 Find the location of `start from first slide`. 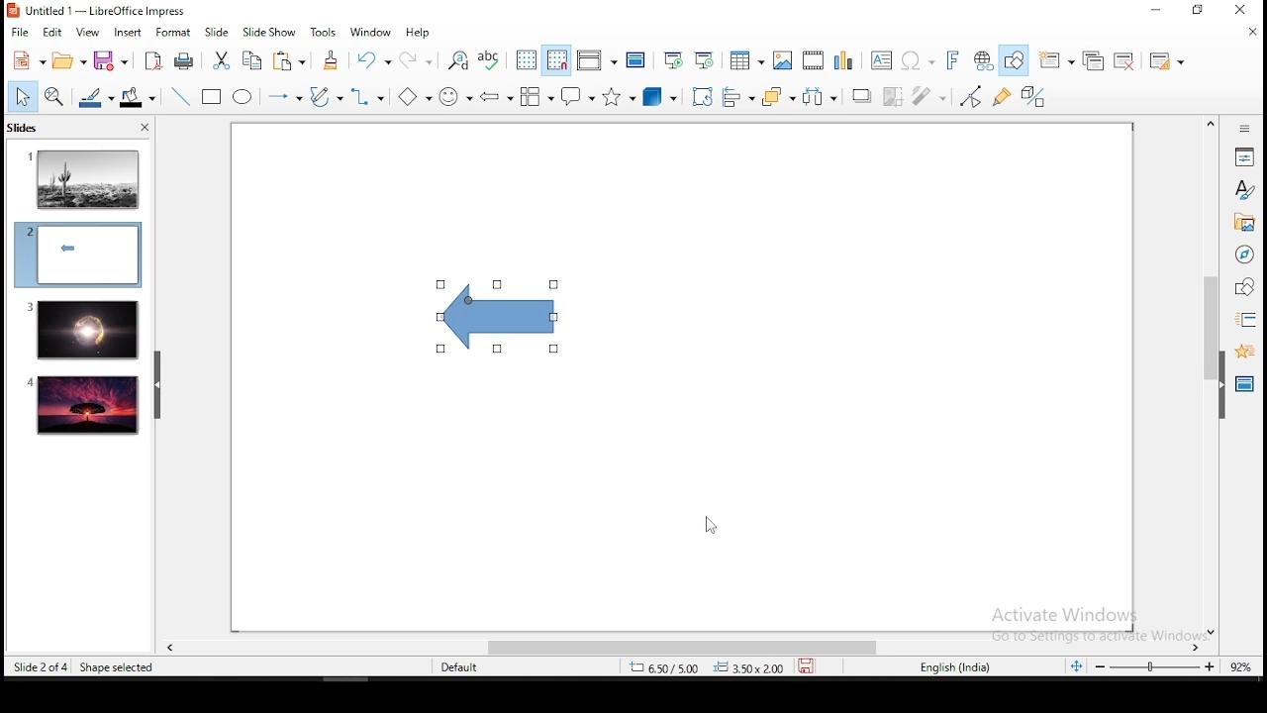

start from first slide is located at coordinates (673, 60).